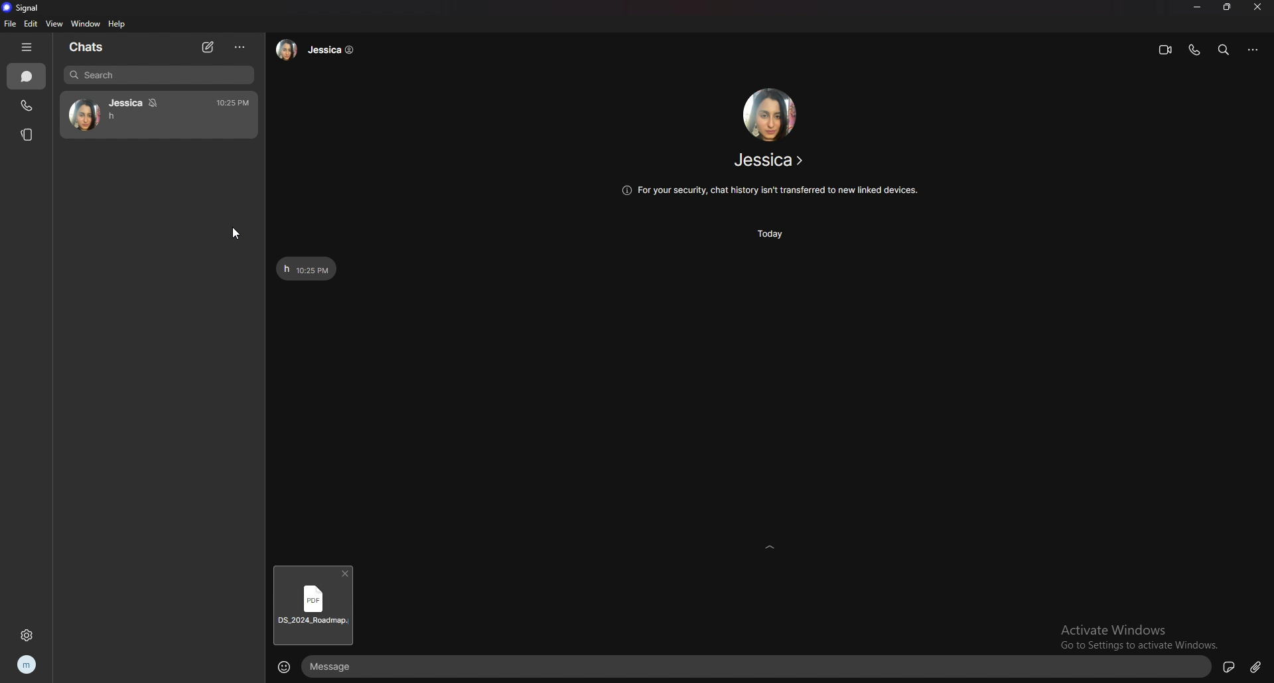  What do you see at coordinates (319, 49) in the screenshot?
I see `contact` at bounding box center [319, 49].